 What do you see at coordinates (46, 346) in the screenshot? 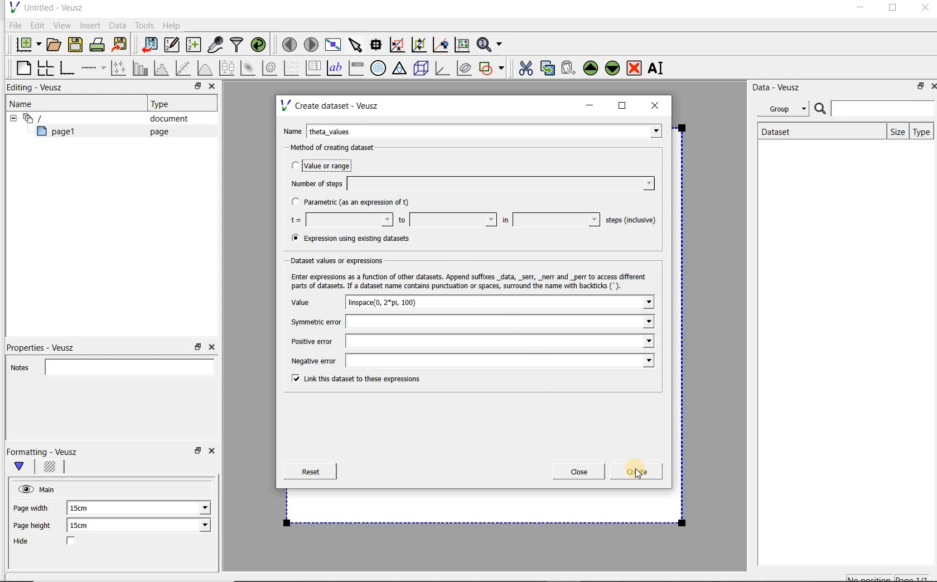
I see `Properties - Veusz` at bounding box center [46, 346].